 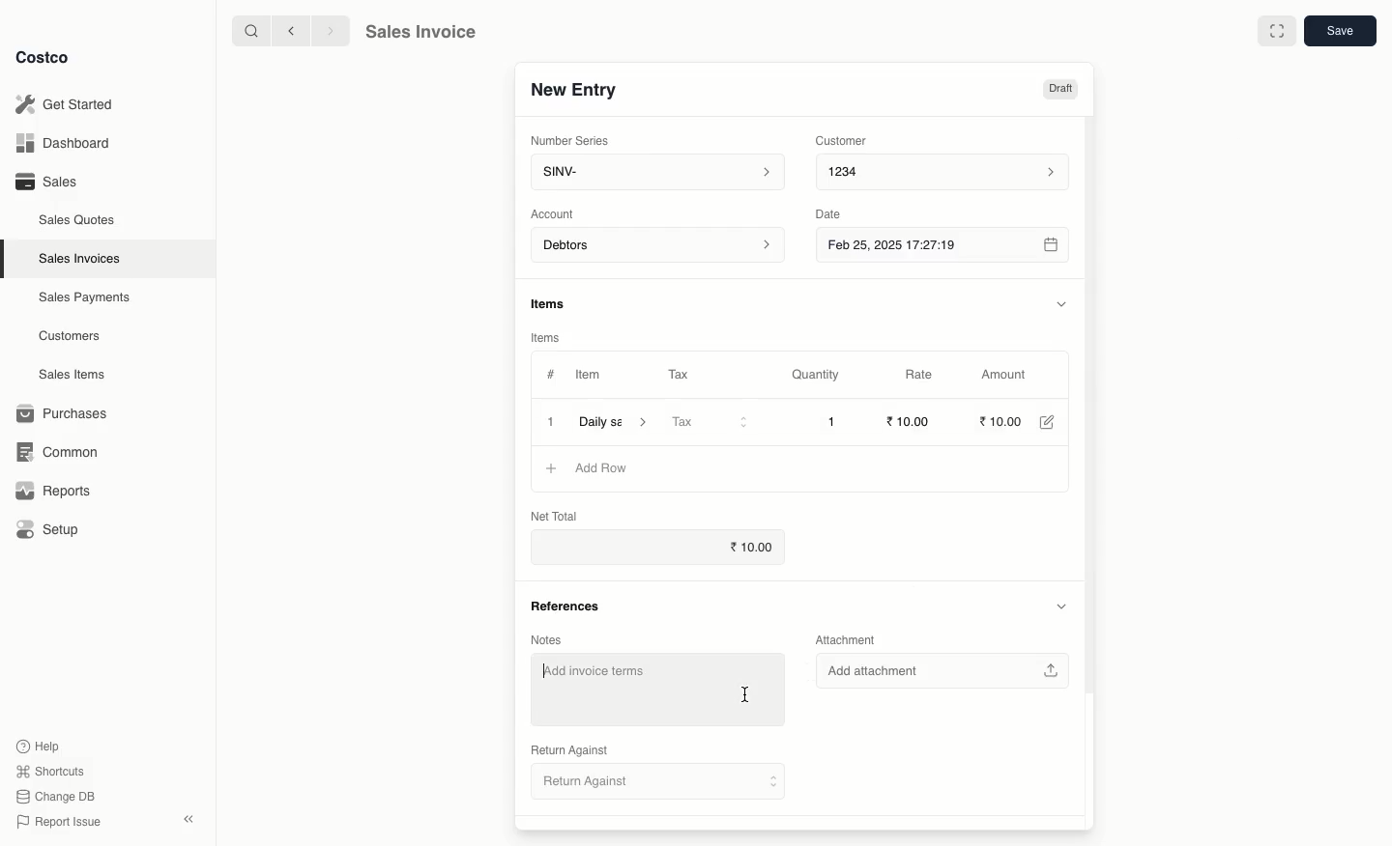 I want to click on 10.00, so click(x=911, y=421).